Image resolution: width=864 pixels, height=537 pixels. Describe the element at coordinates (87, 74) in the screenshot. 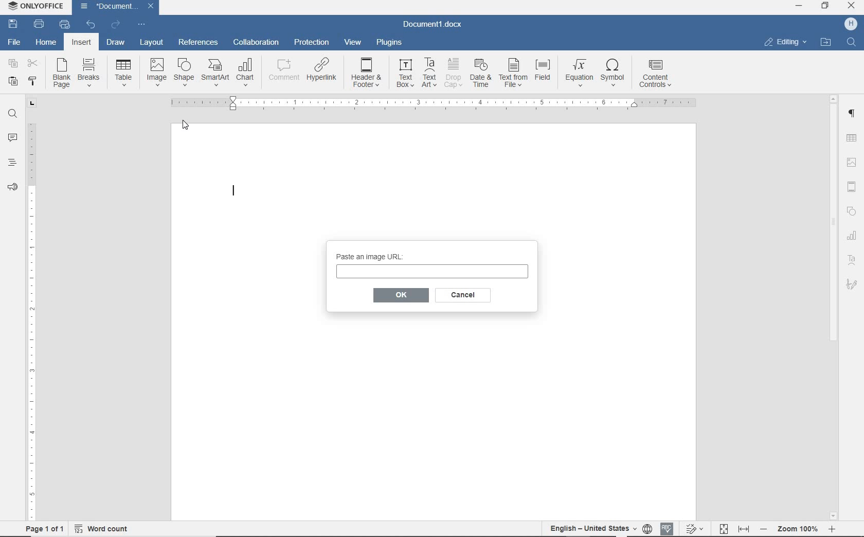

I see `breaks` at that location.